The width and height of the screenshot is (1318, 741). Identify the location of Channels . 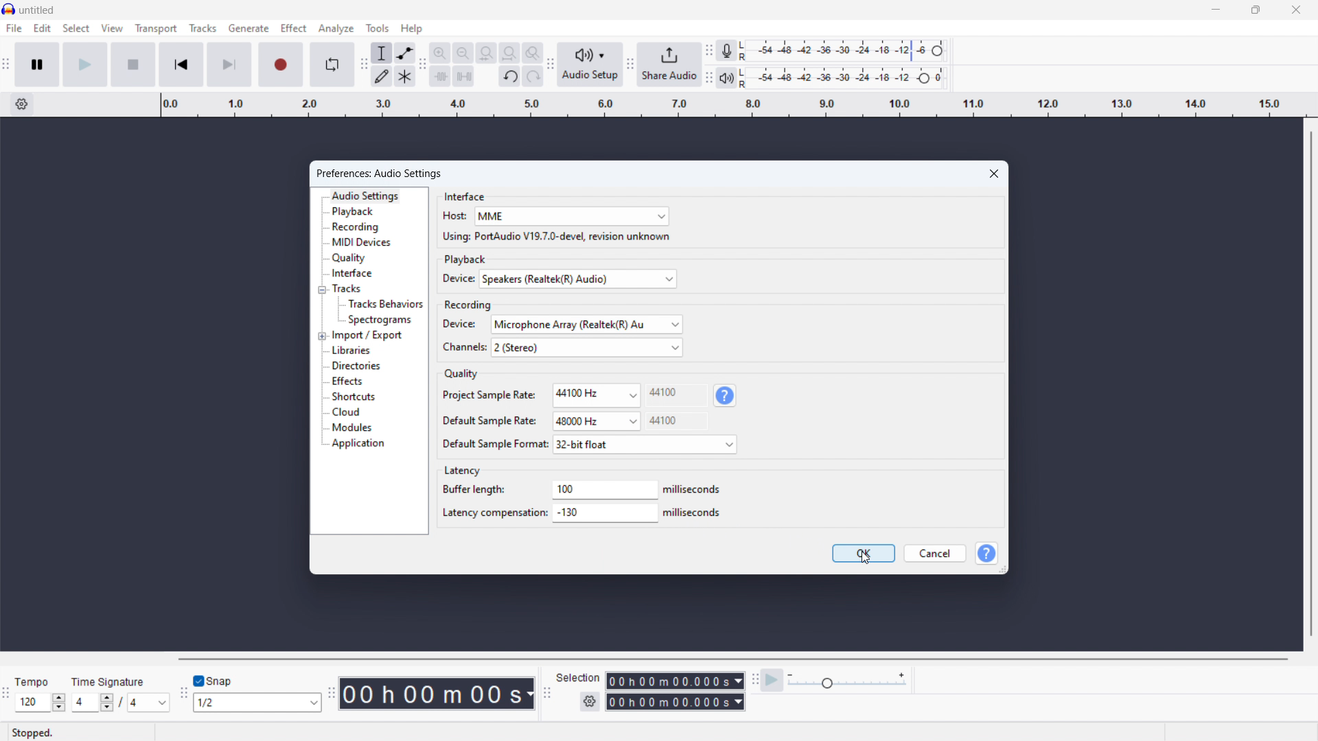
(463, 347).